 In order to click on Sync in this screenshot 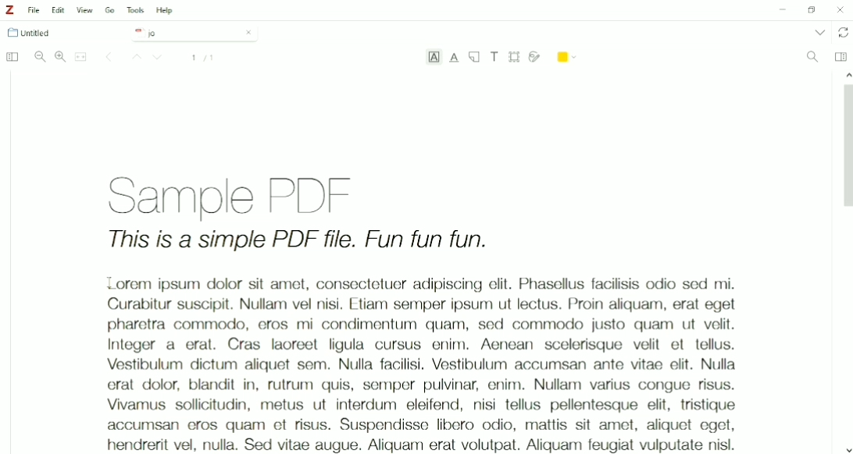, I will do `click(844, 33)`.